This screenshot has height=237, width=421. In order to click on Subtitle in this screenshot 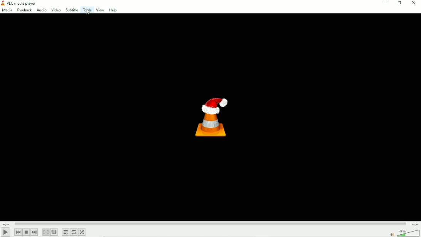, I will do `click(72, 10)`.